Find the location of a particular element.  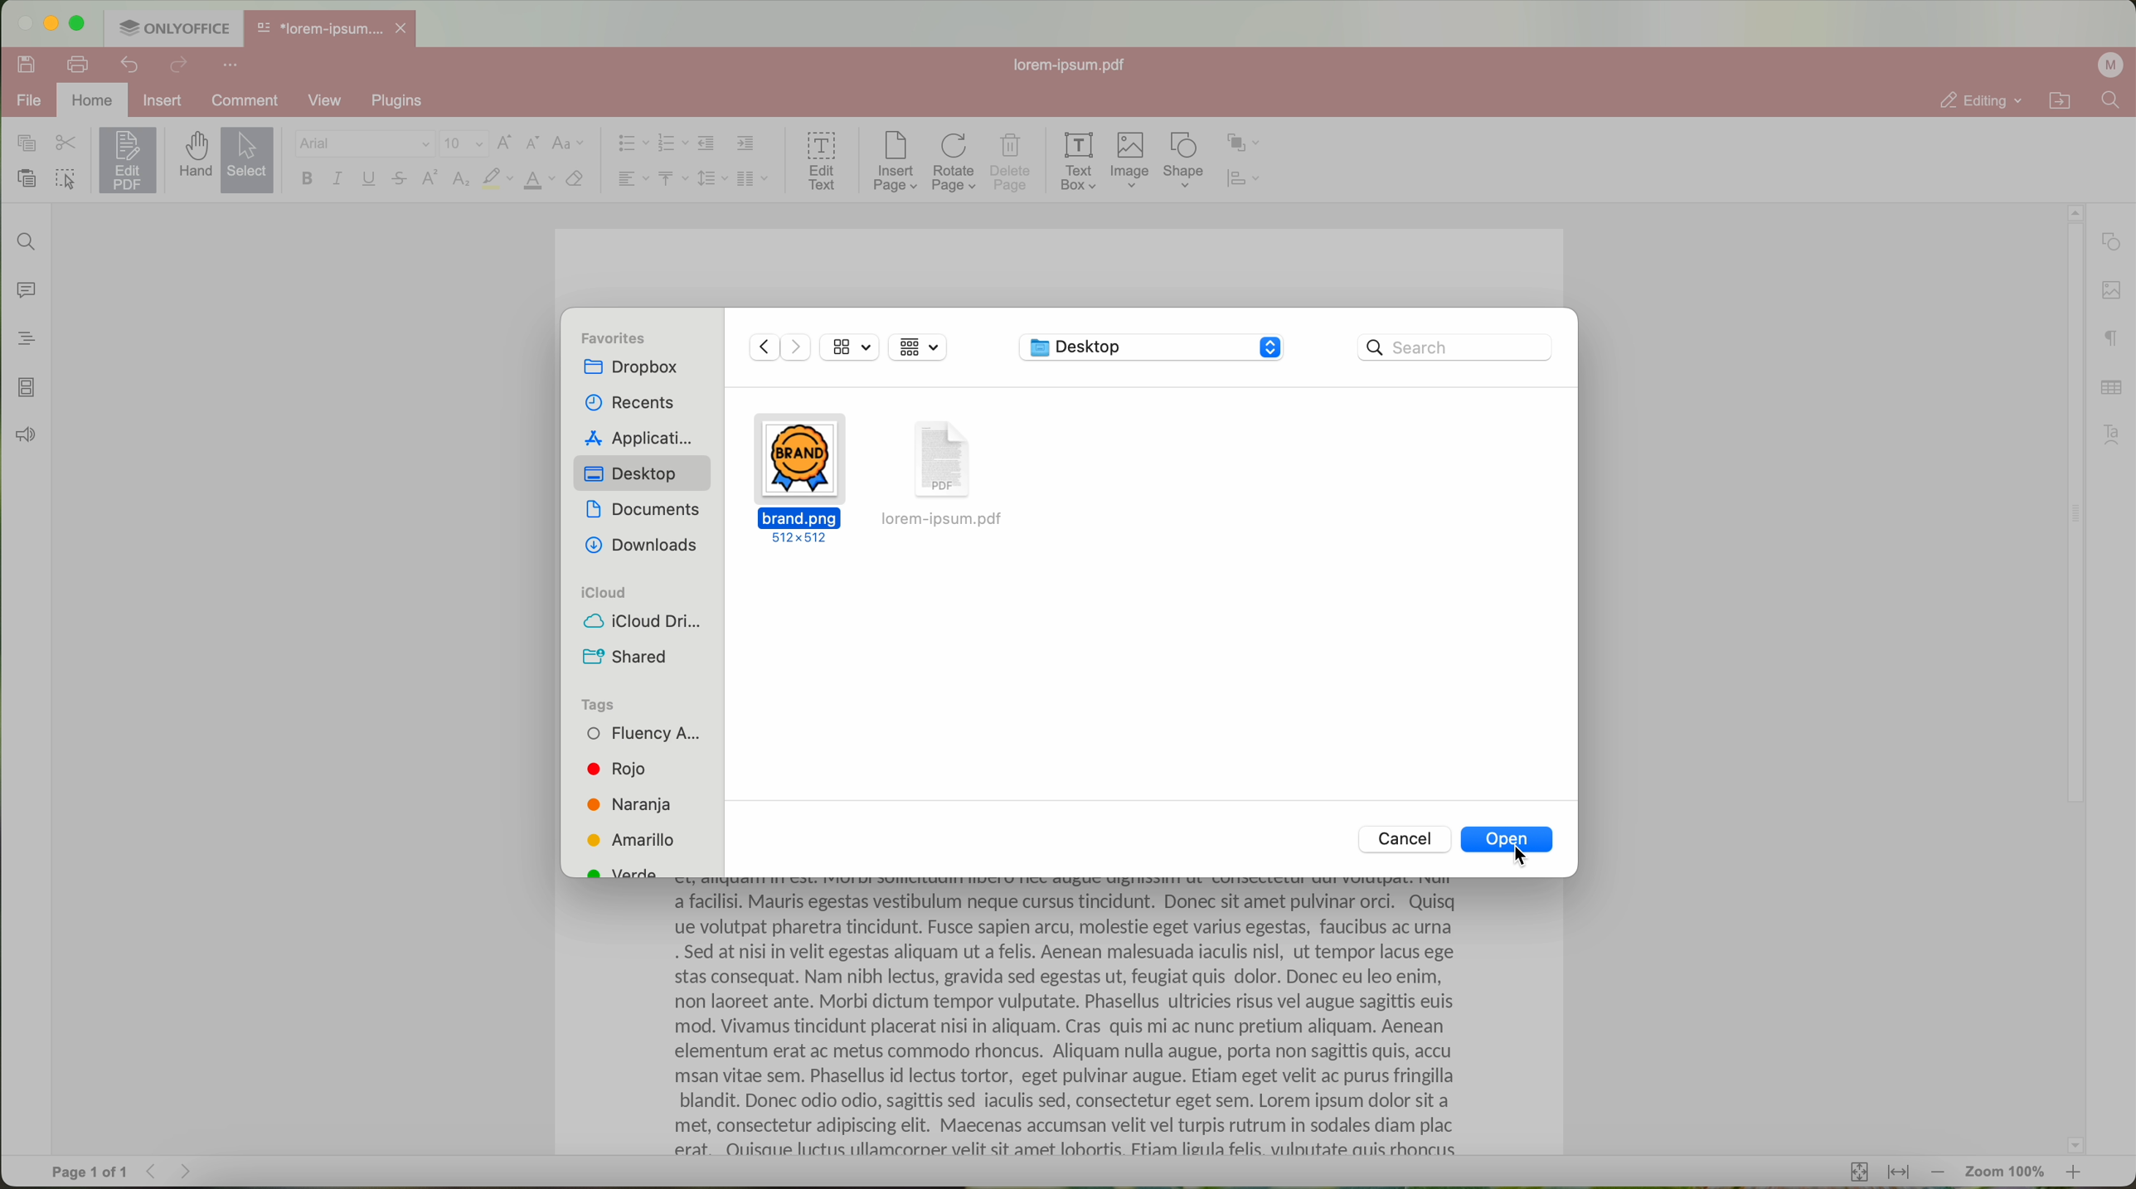

ONLYOFFICE is located at coordinates (172, 26).